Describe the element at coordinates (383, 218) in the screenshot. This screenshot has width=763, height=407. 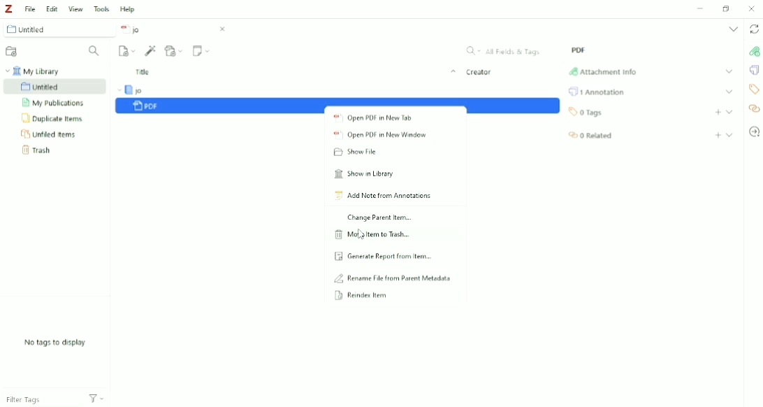
I see `Change Parent Item` at that location.